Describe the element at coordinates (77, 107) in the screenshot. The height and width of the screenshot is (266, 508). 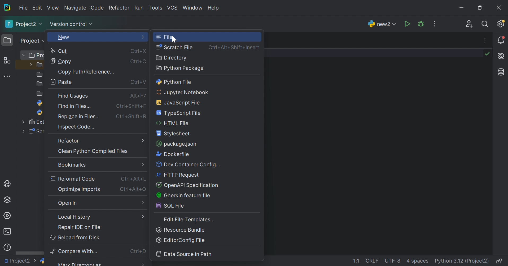
I see `Find in files` at that location.